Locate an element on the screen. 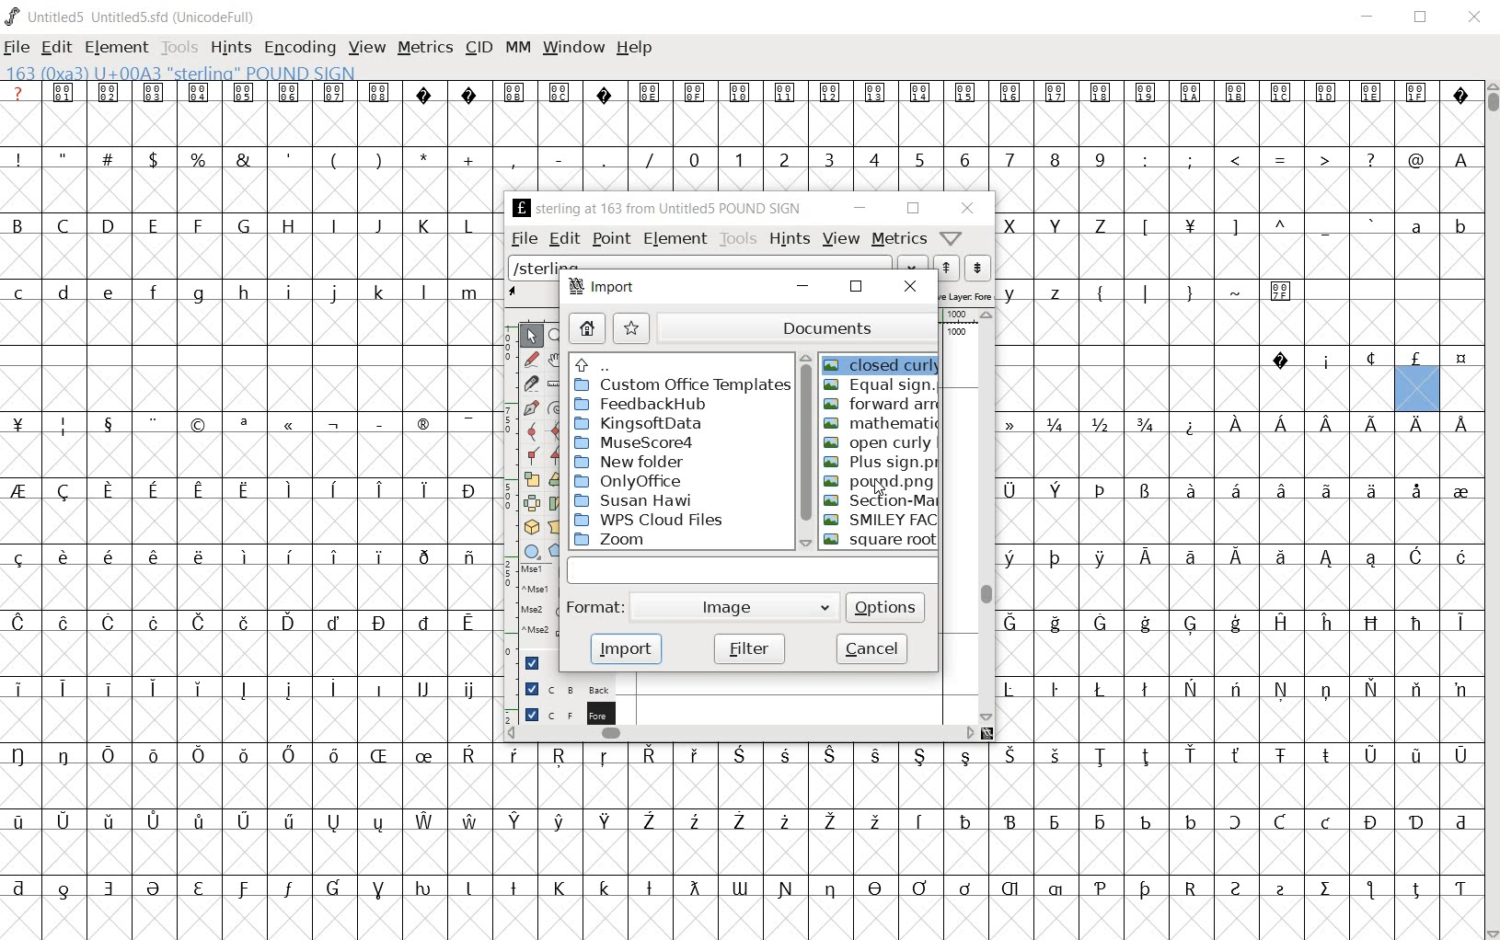  WPS Cloud Files is located at coordinates (654, 519).